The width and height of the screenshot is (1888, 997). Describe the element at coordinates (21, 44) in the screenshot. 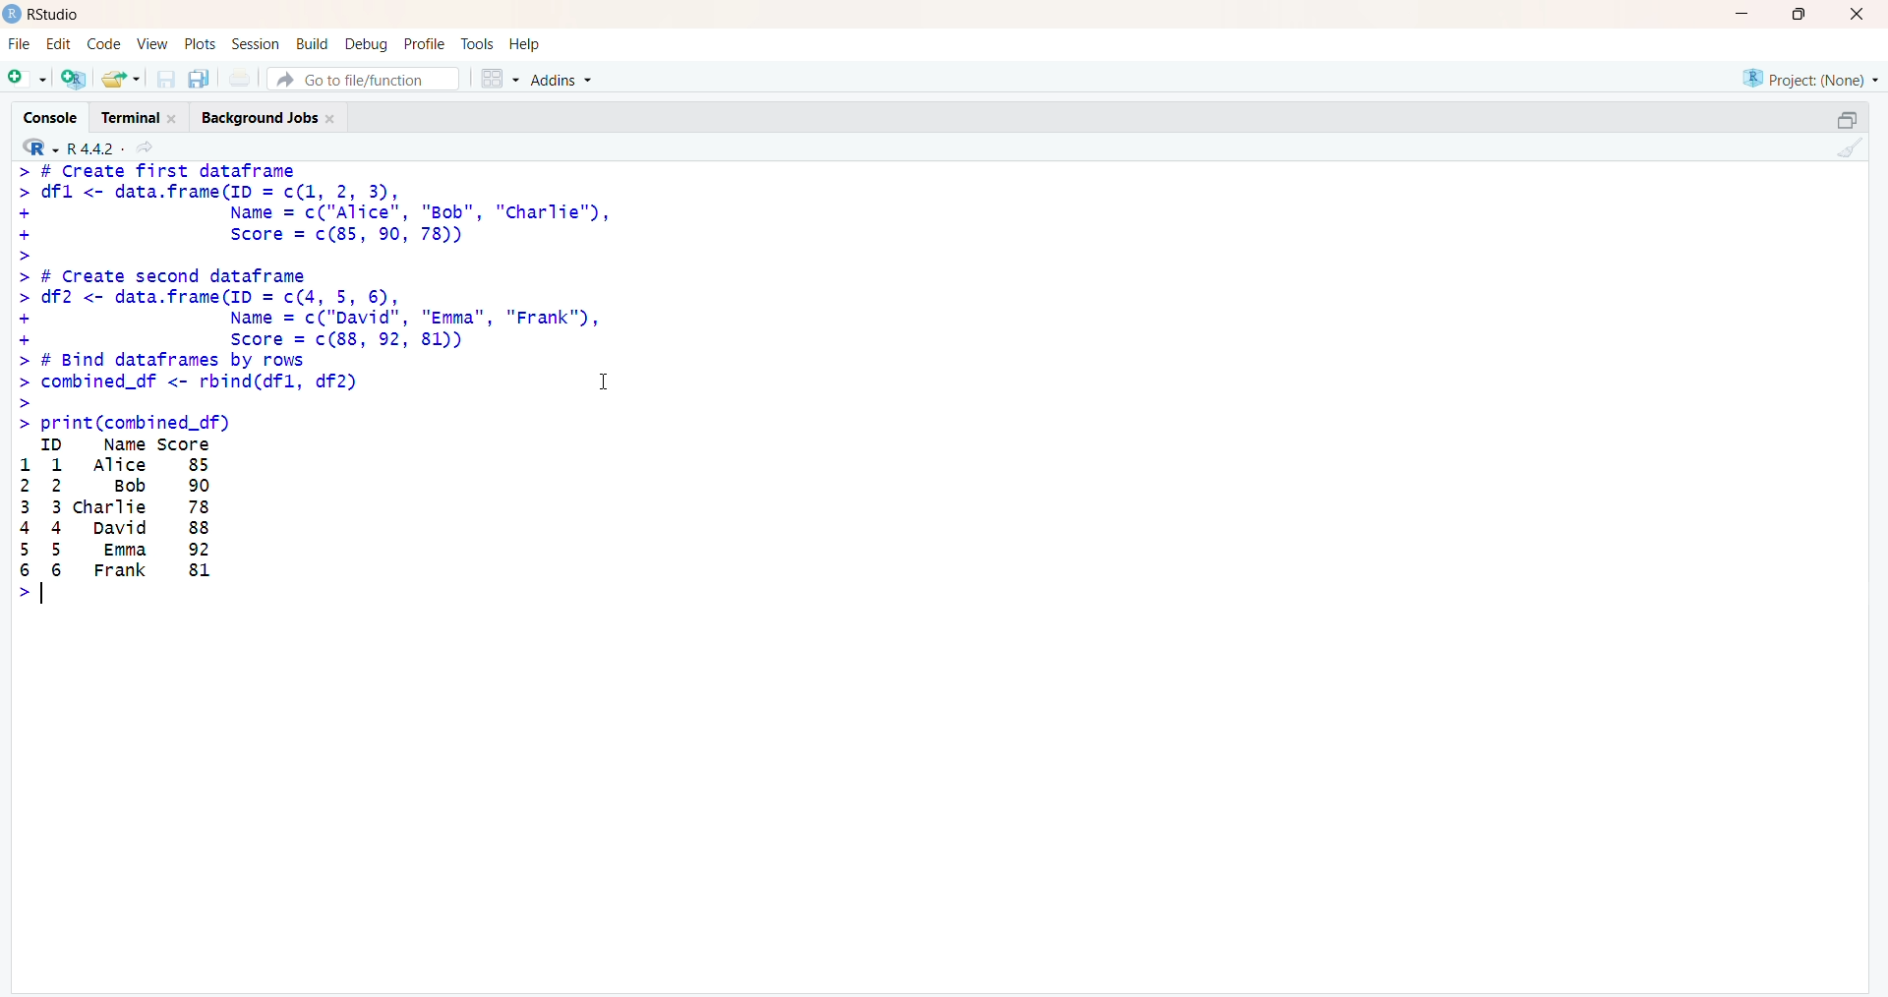

I see `File` at that location.